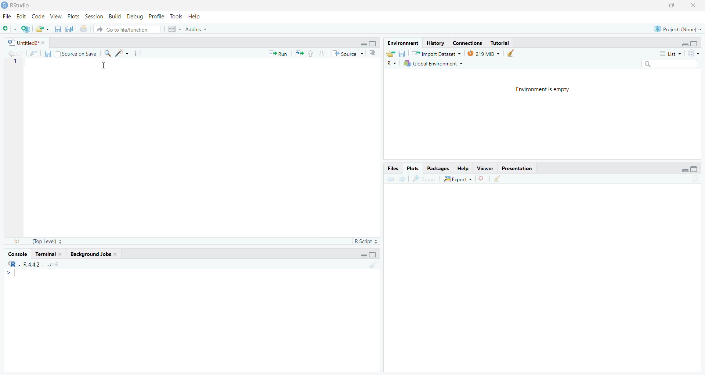 This screenshot has height=375, width=705. I want to click on Find and Replace, so click(108, 53).